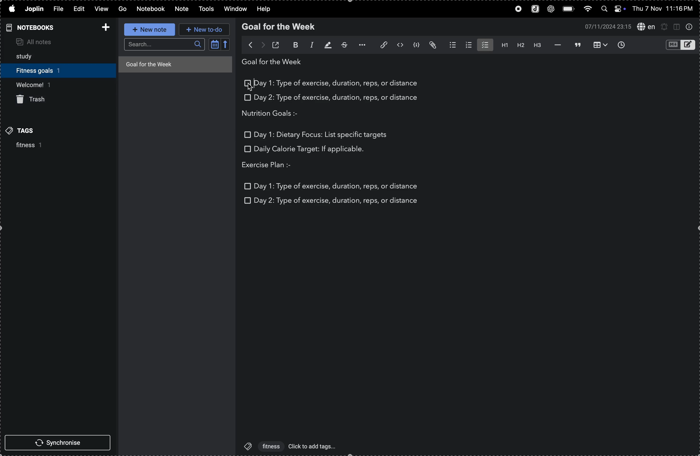  I want to click on file, so click(60, 9).